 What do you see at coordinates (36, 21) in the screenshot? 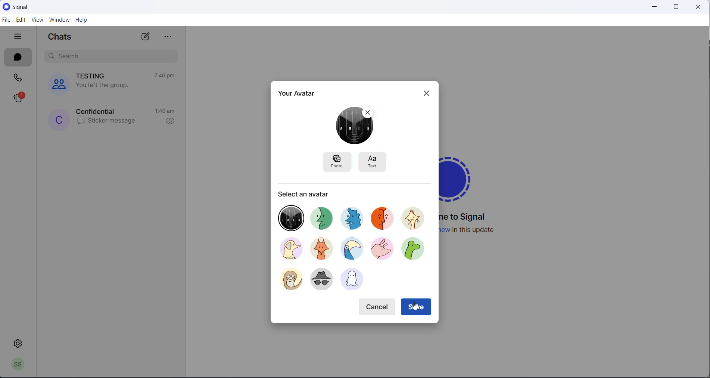
I see `VIEW` at bounding box center [36, 21].